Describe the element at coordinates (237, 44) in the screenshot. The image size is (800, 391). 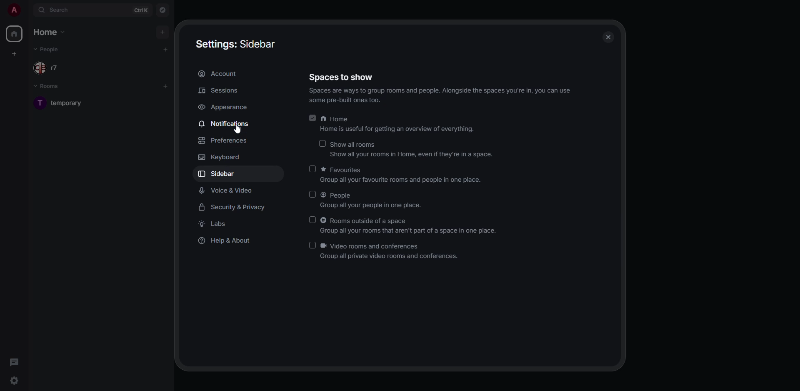
I see `settings sidebar` at that location.